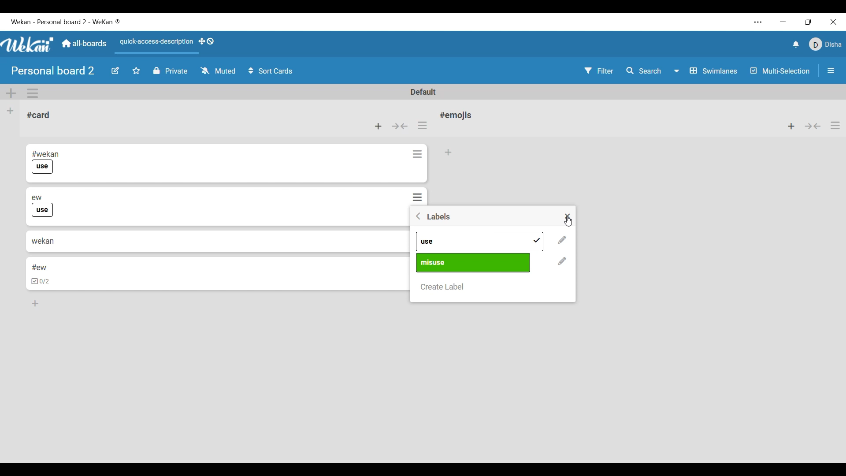  I want to click on Click to star board, so click(136, 71).